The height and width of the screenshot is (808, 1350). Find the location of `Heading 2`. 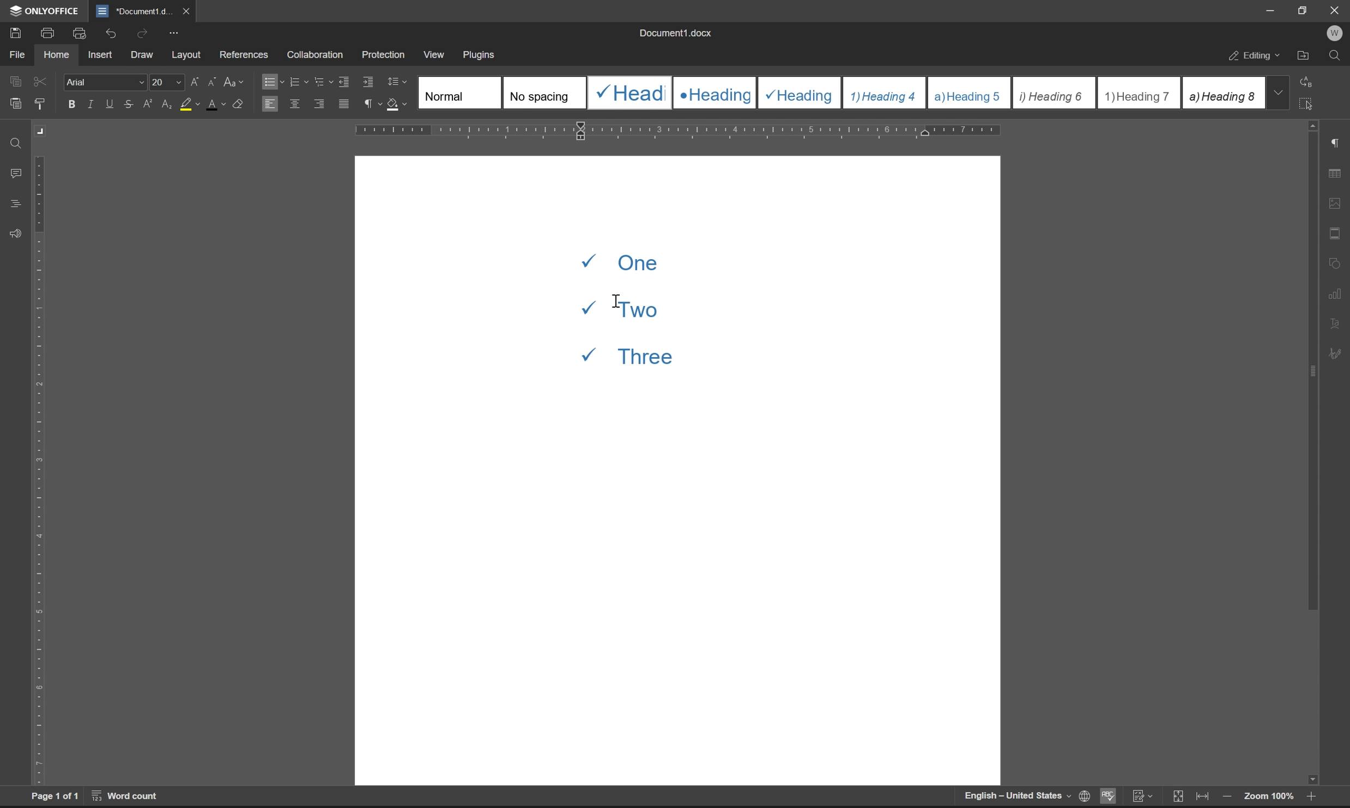

Heading 2 is located at coordinates (715, 93).